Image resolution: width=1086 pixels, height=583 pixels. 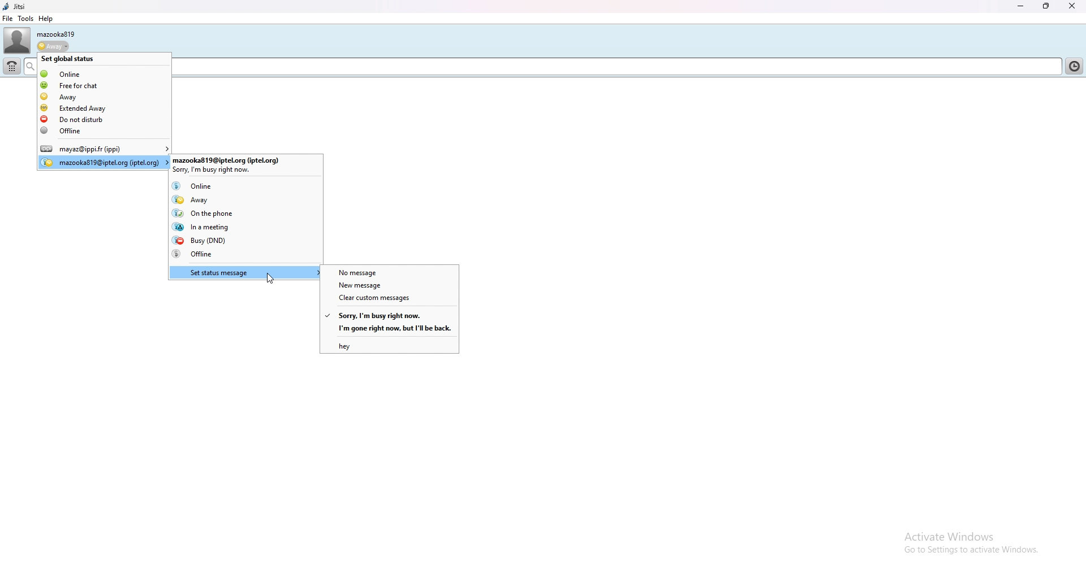 What do you see at coordinates (104, 59) in the screenshot?
I see `set global status` at bounding box center [104, 59].